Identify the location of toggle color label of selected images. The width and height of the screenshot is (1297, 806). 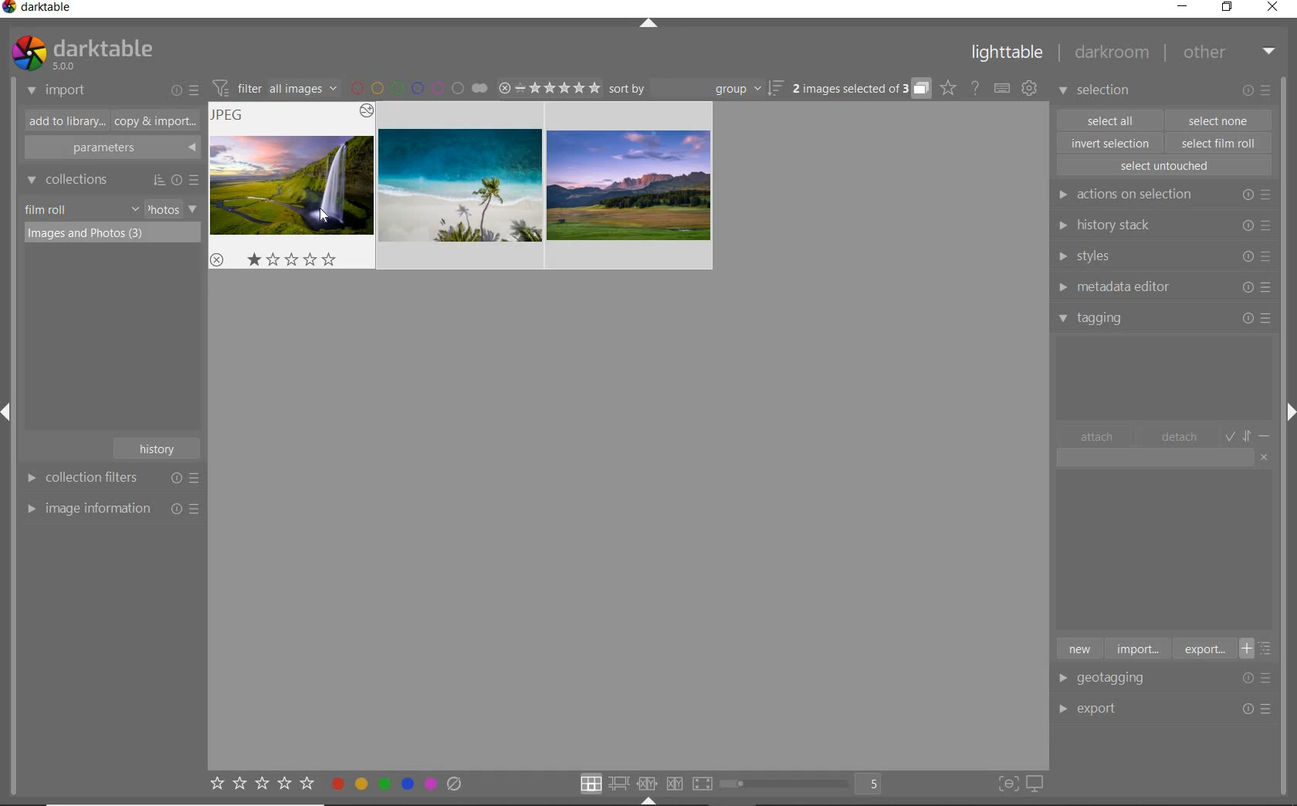
(398, 783).